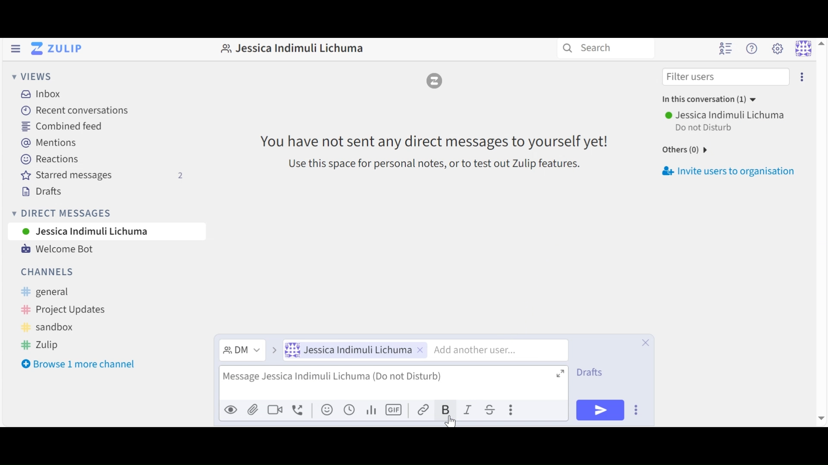  What do you see at coordinates (290, 50) in the screenshot?
I see `Jessica Indimuli Lichuma` at bounding box center [290, 50].